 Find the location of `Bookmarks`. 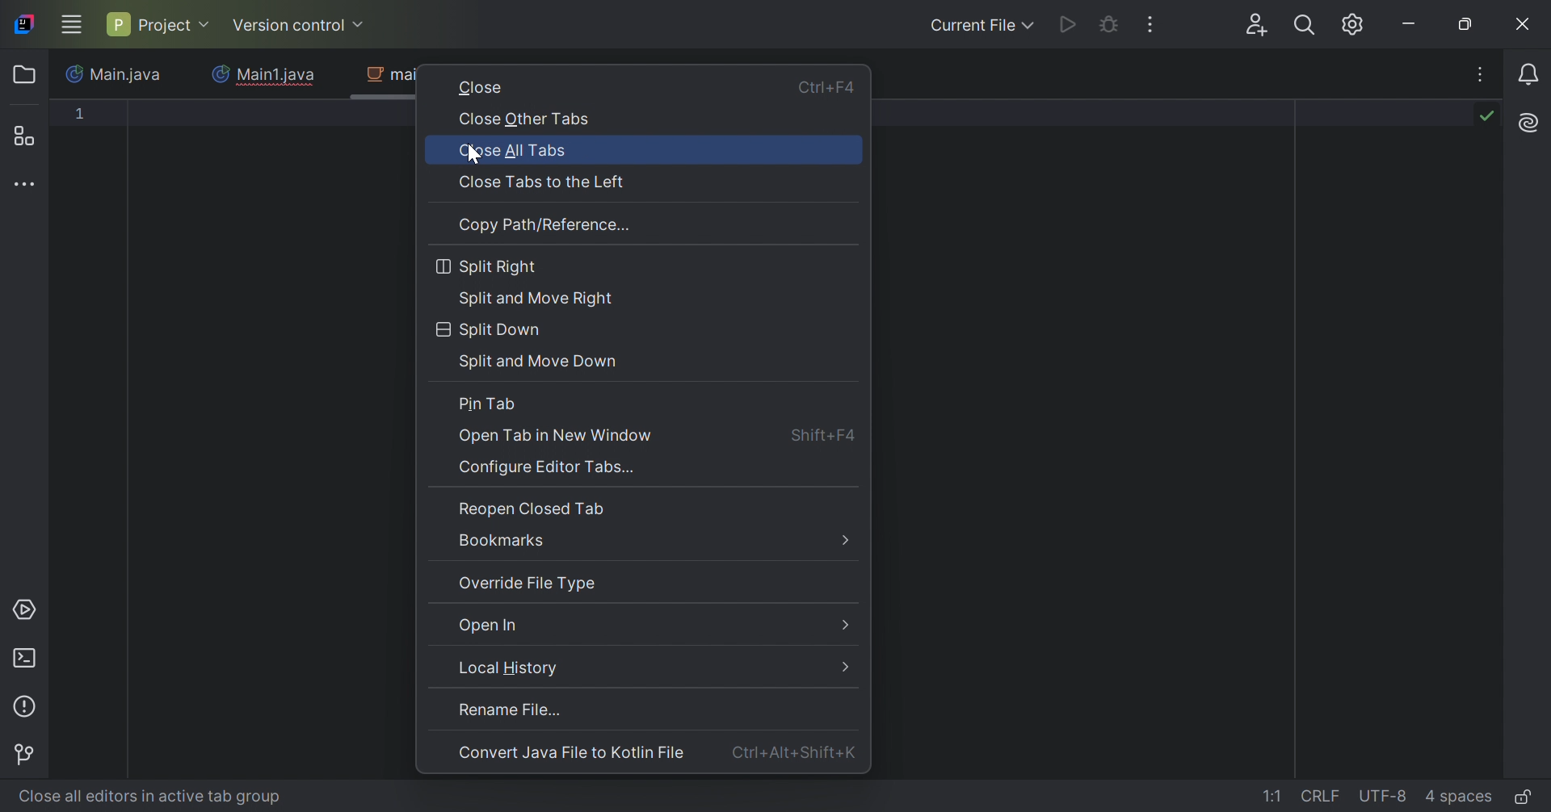

Bookmarks is located at coordinates (654, 542).